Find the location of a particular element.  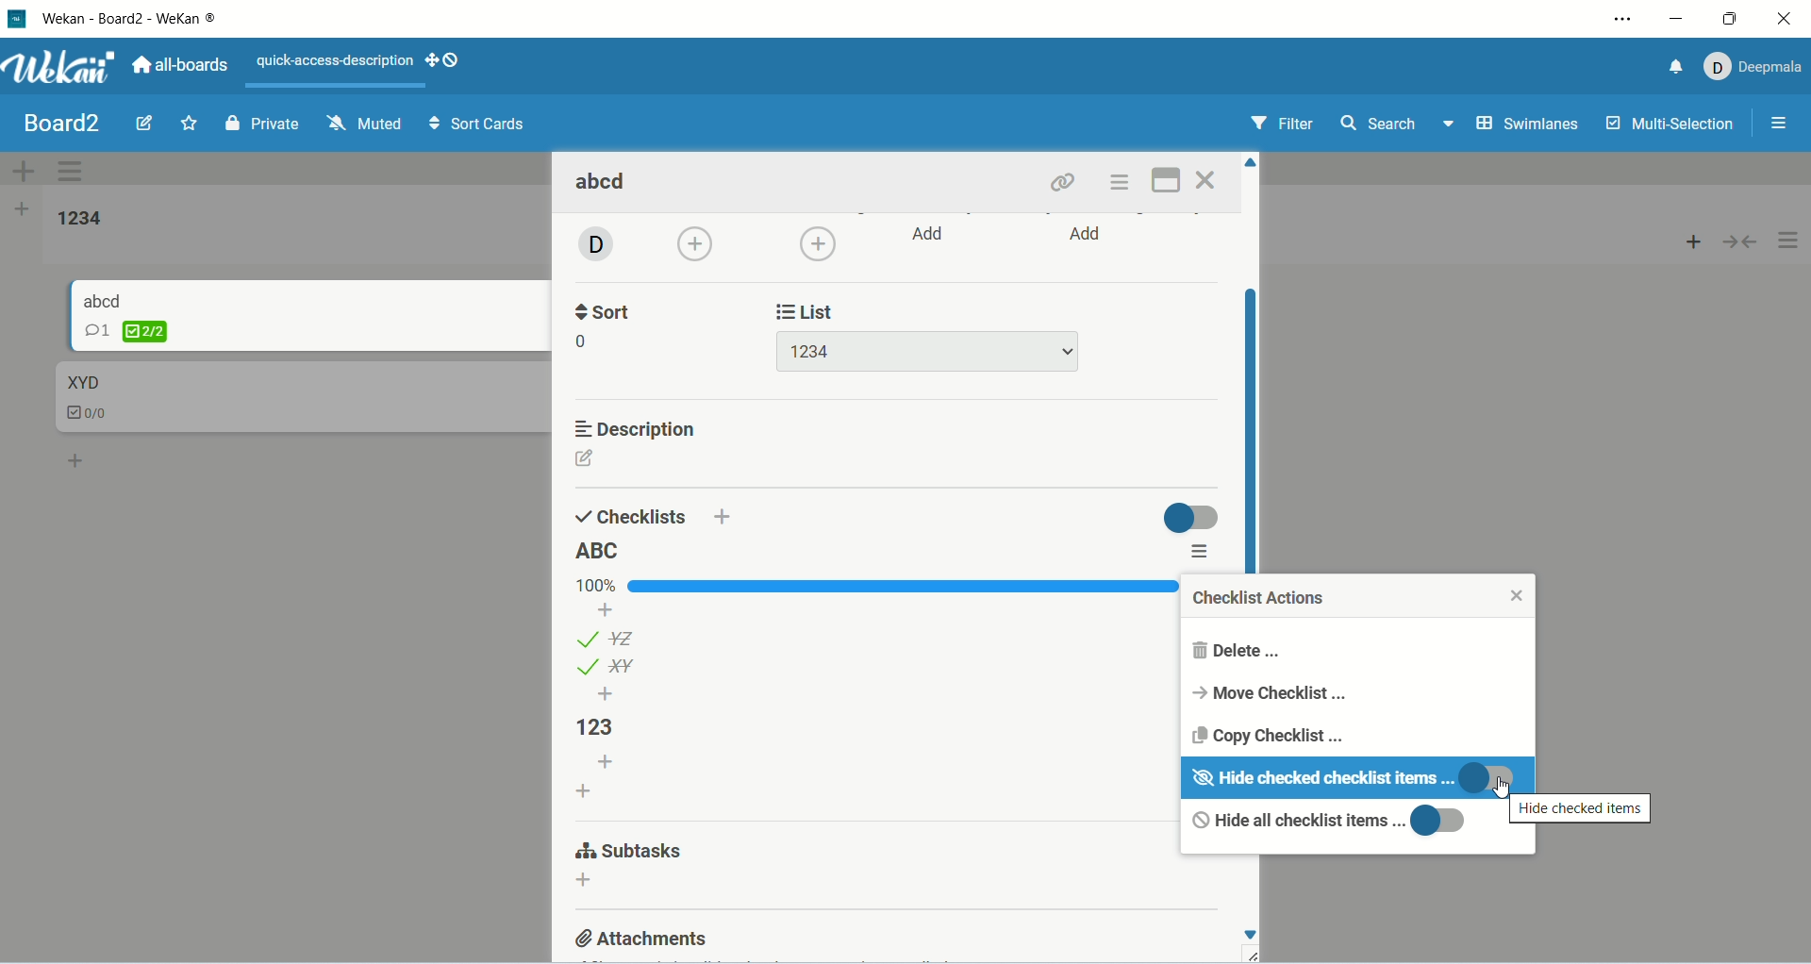

all boards is located at coordinates (185, 65).